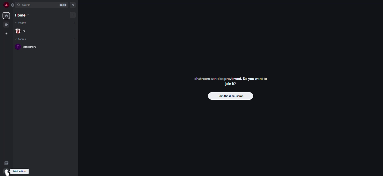  I want to click on navigator, so click(73, 5).